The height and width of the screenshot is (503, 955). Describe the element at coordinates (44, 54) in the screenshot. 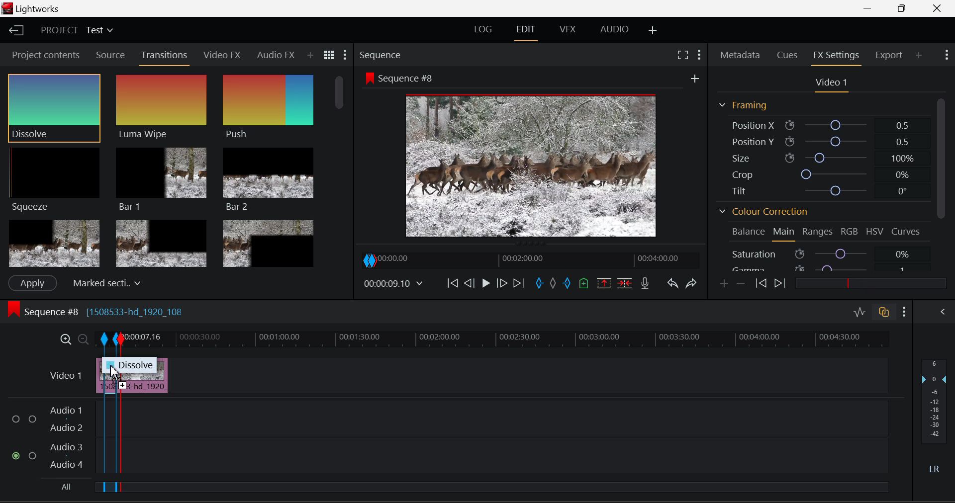

I see `Project contents` at that location.